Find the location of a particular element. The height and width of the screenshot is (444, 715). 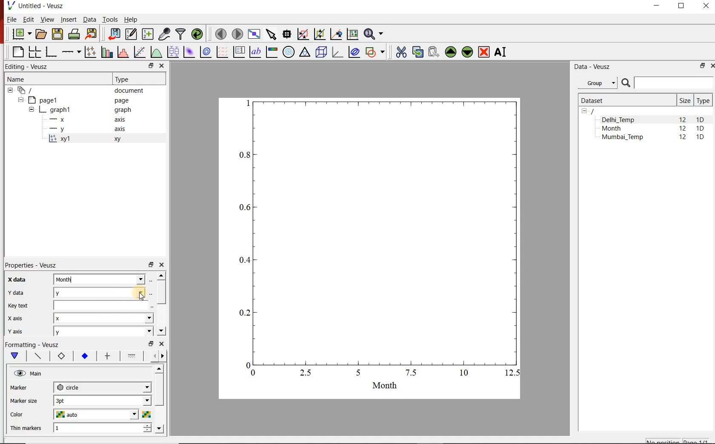

graph1 is located at coordinates (379, 242).